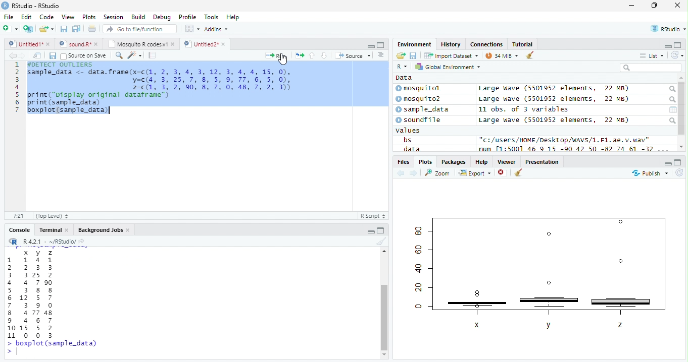 The image size is (688, 362). Describe the element at coordinates (671, 89) in the screenshot. I see `search` at that location.